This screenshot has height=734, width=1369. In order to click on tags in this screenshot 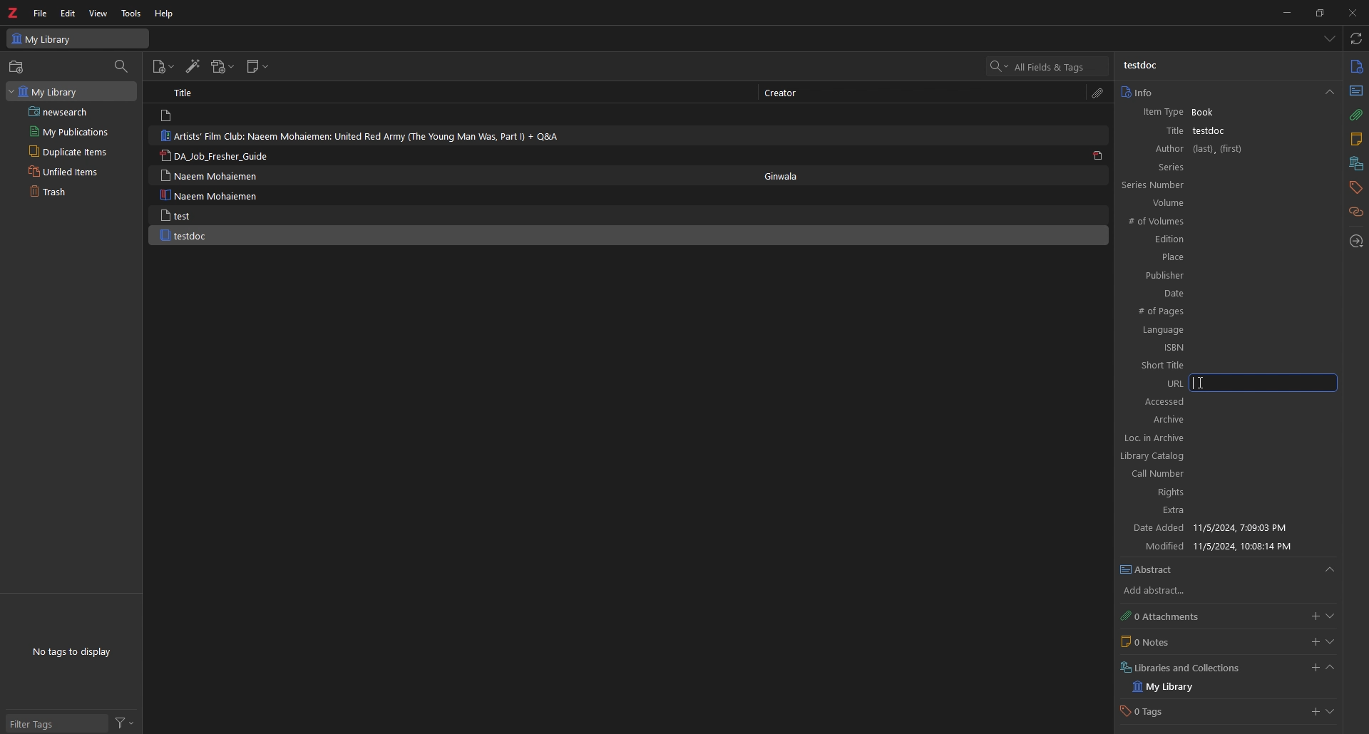, I will do `click(1355, 187)`.